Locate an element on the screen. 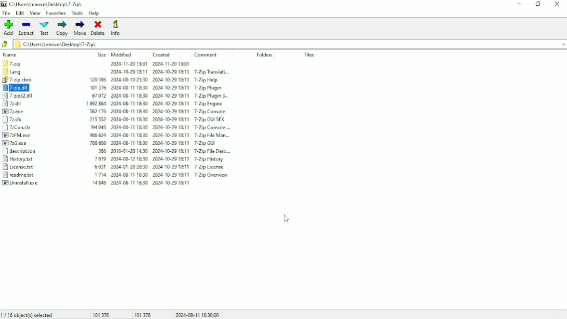 The image size is (567, 319). Delete is located at coordinates (98, 28).